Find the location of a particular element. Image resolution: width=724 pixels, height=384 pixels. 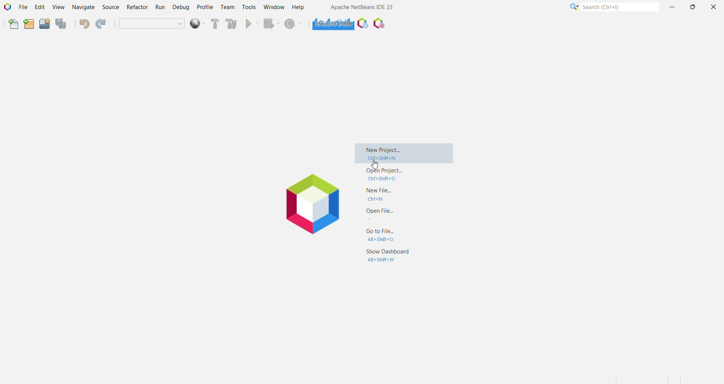

Edit is located at coordinates (39, 8).